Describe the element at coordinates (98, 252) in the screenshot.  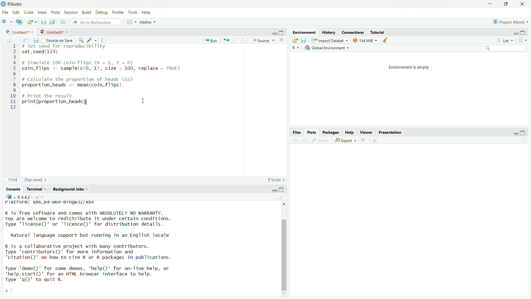
I see `R 1s a collaborative project with many contributors.
Type 'contributors()' for more information and
‘citation()' on how to cite R or R packages in publications.` at that location.